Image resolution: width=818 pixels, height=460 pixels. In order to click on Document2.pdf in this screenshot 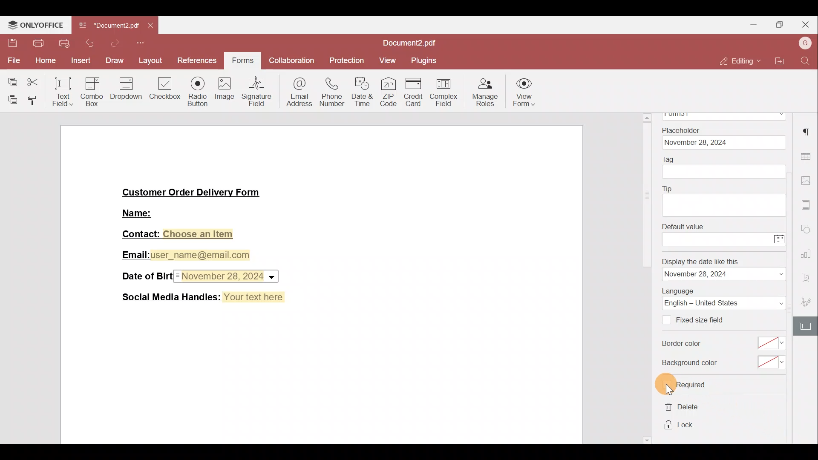, I will do `click(404, 43)`.